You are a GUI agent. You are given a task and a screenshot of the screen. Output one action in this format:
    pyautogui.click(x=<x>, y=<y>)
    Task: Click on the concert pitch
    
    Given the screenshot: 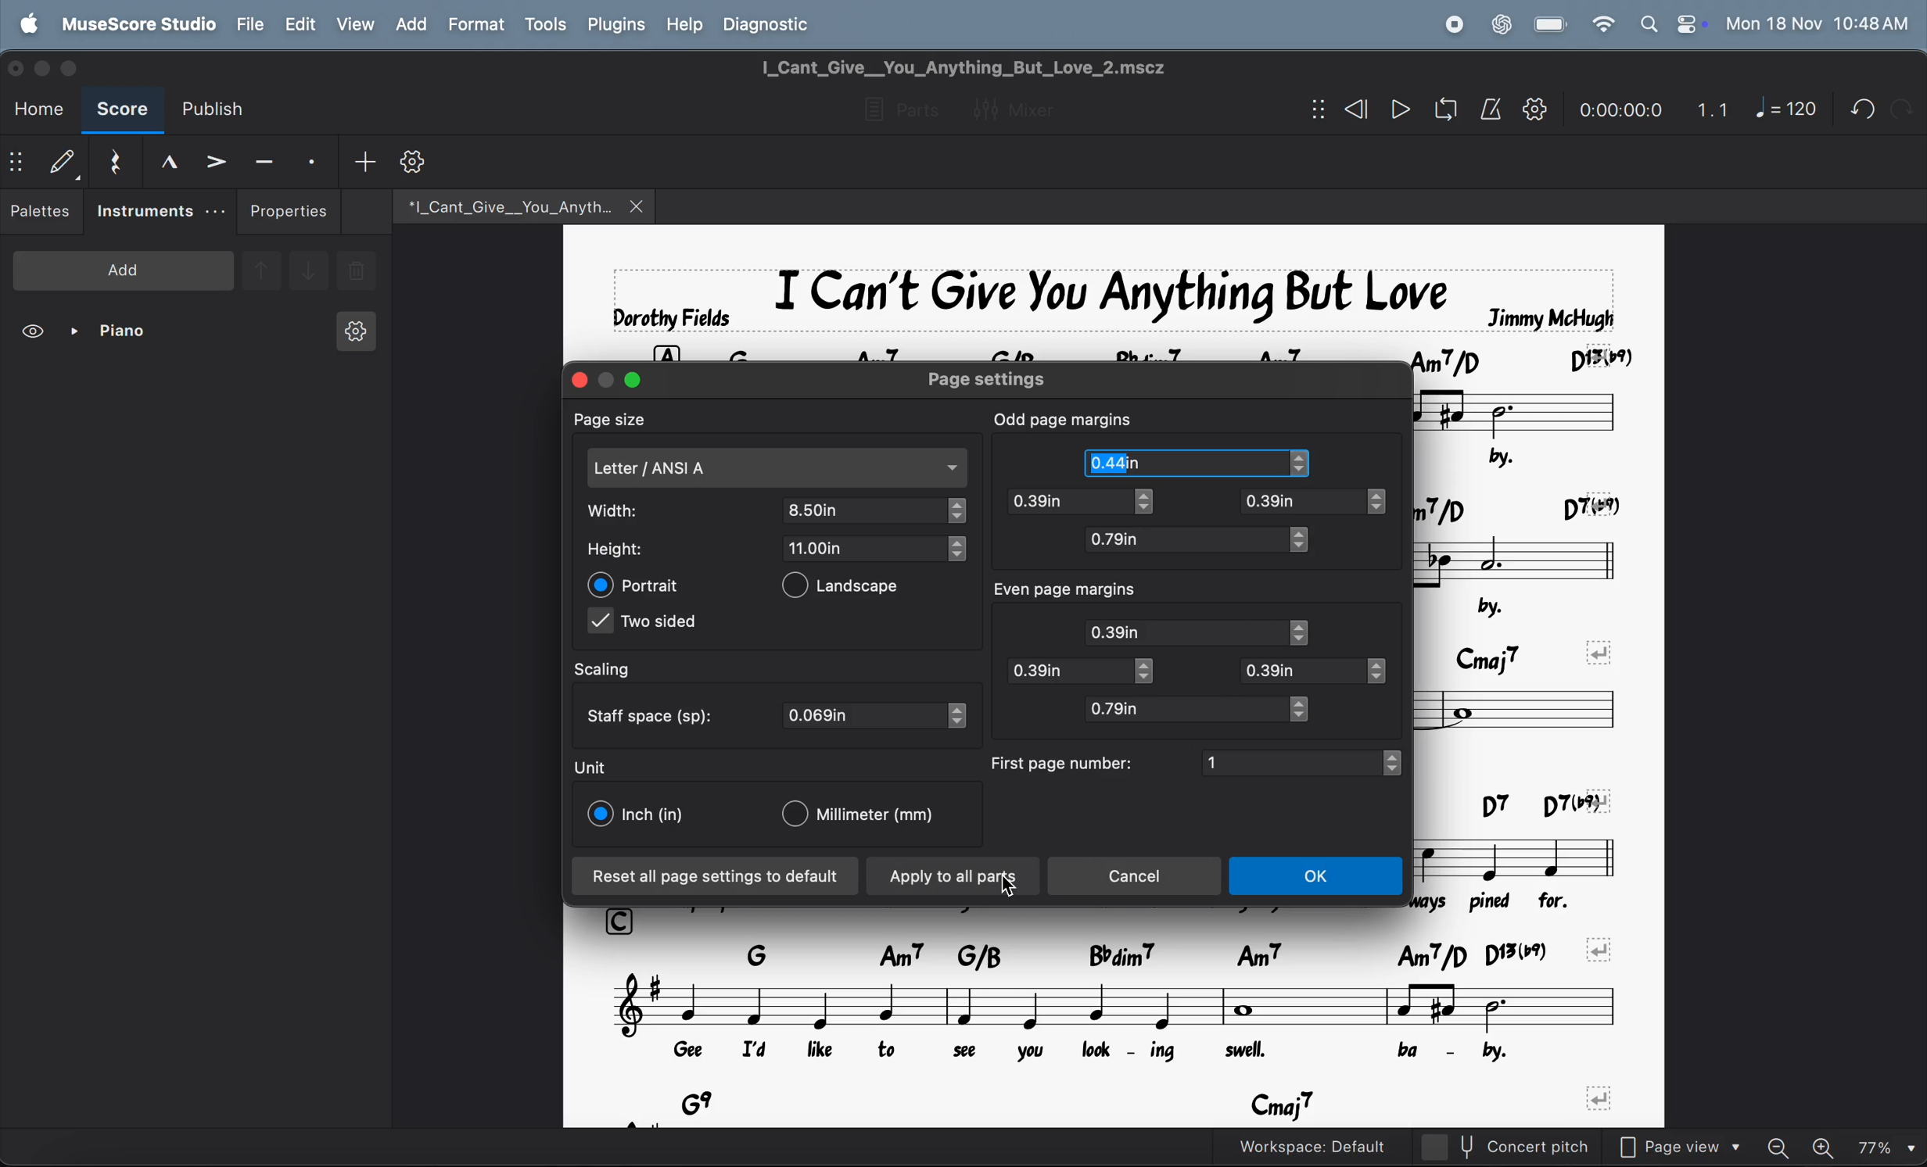 What is the action you would take?
    pyautogui.click(x=1536, y=1147)
    